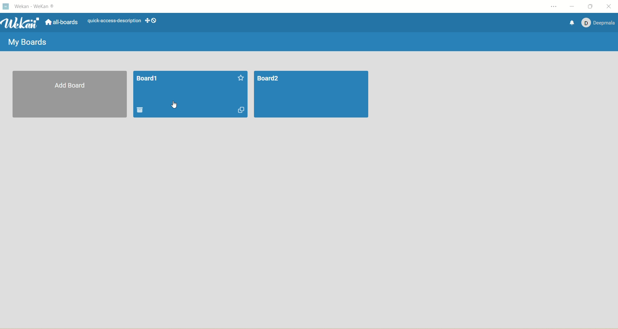  Describe the element at coordinates (572, 23) in the screenshot. I see `notification` at that location.